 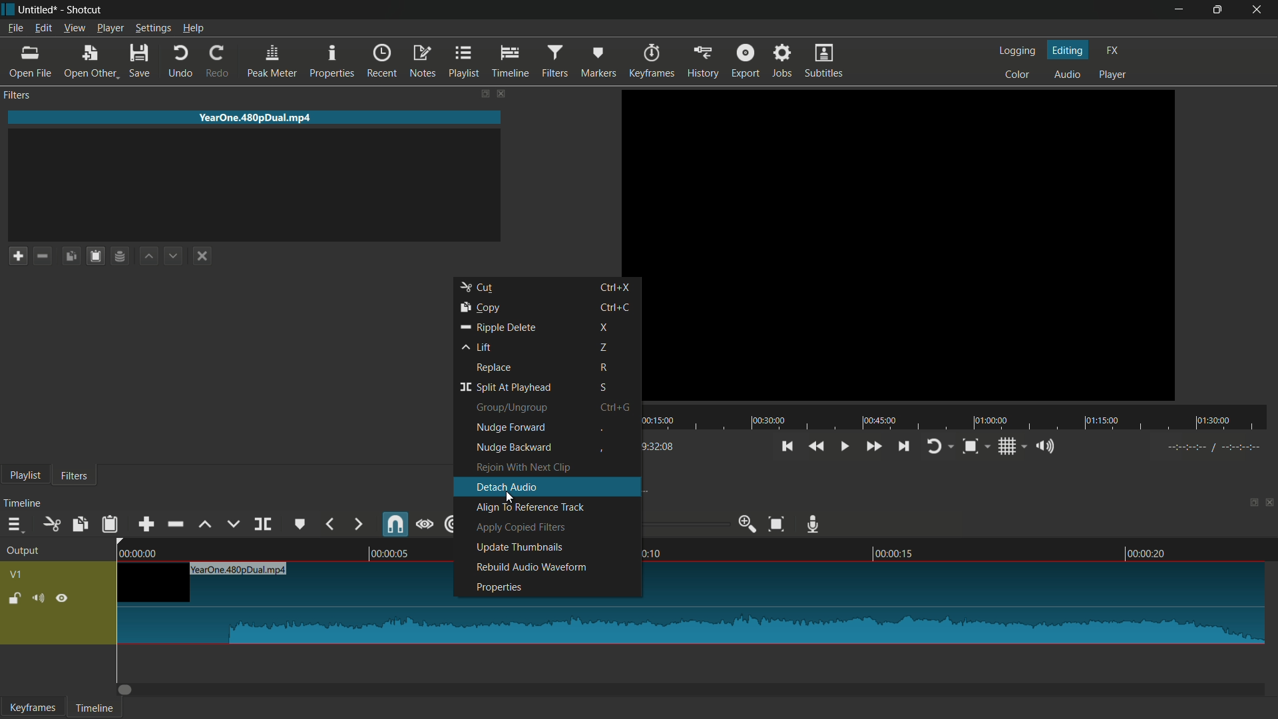 I want to click on update thumbnails, so click(x=520, y=547).